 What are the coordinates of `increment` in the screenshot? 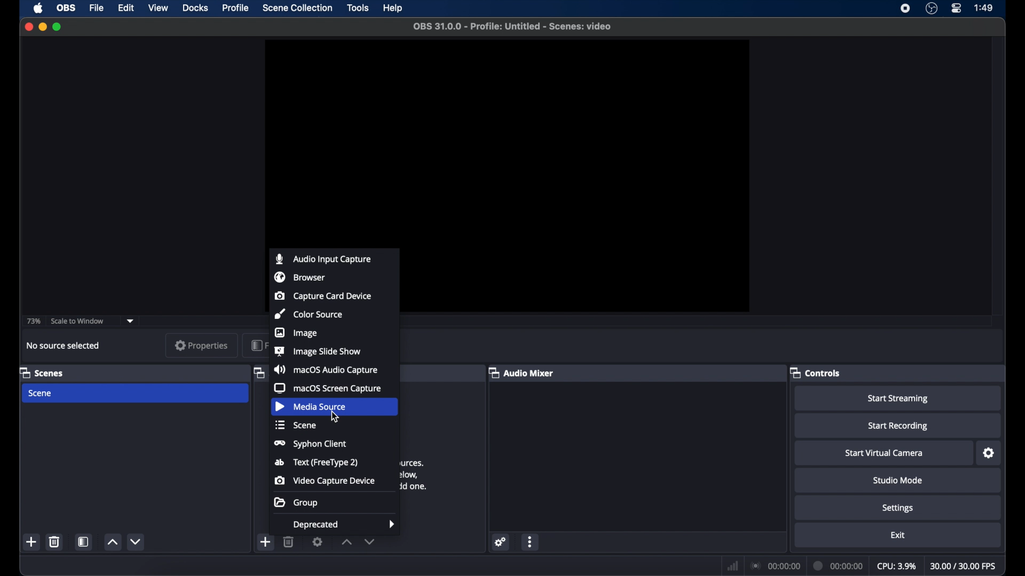 It's located at (113, 541).